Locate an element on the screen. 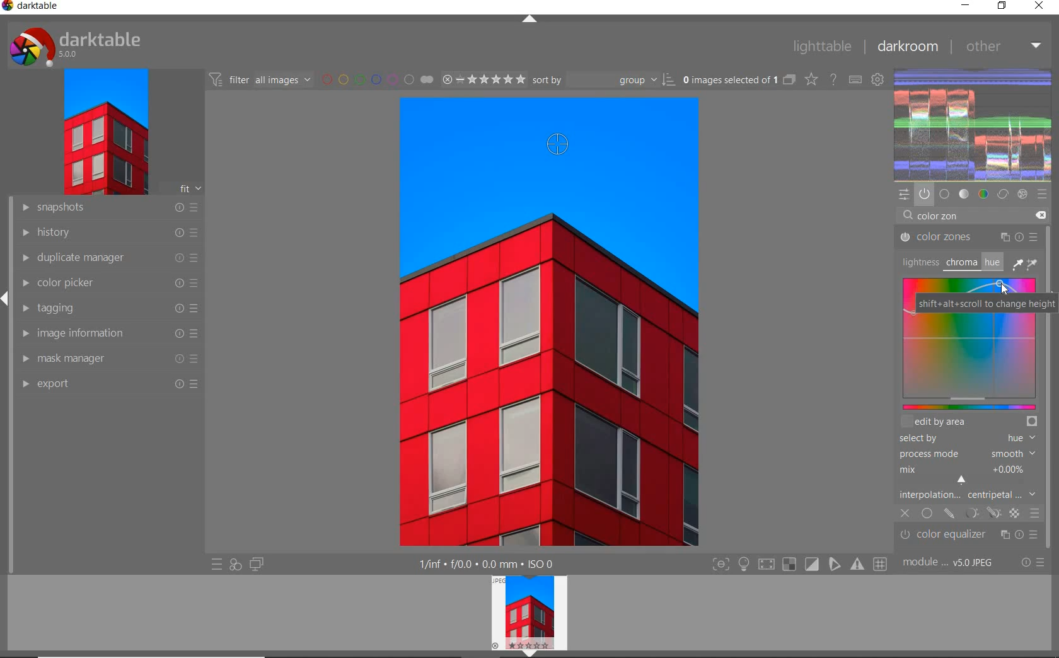 Image resolution: width=1059 pixels, height=658 pixels. dakroom is located at coordinates (906, 46).